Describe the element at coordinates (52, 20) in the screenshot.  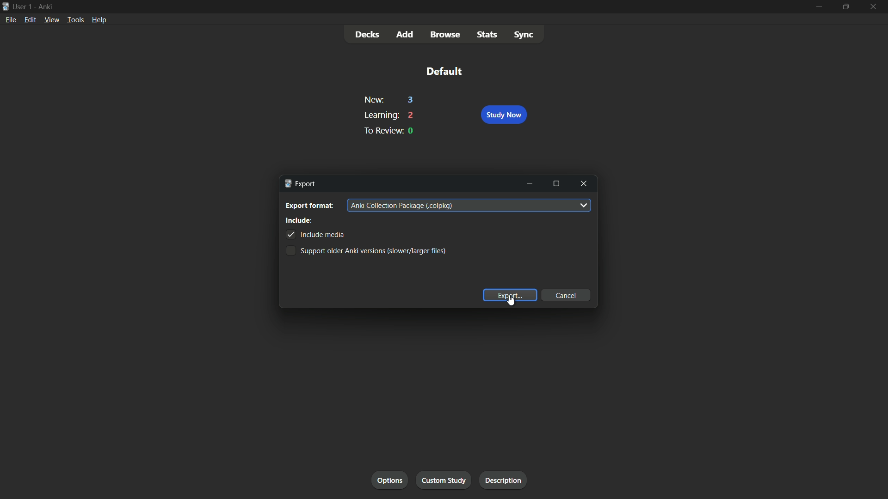
I see `view menu` at that location.